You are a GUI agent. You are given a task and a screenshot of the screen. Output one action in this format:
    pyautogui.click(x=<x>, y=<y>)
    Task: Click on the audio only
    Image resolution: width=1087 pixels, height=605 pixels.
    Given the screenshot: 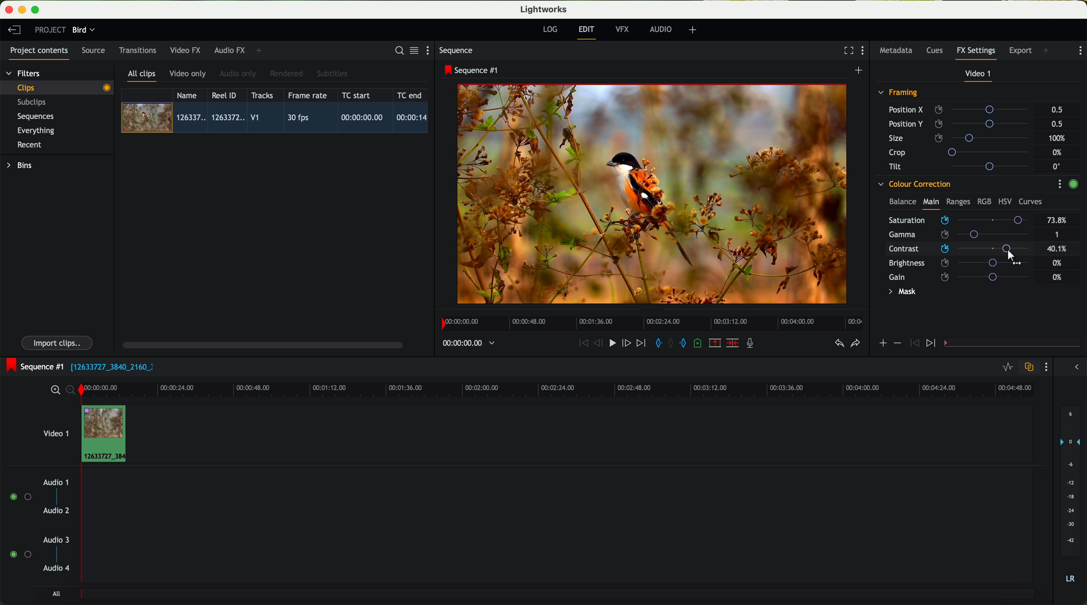 What is the action you would take?
    pyautogui.click(x=238, y=74)
    